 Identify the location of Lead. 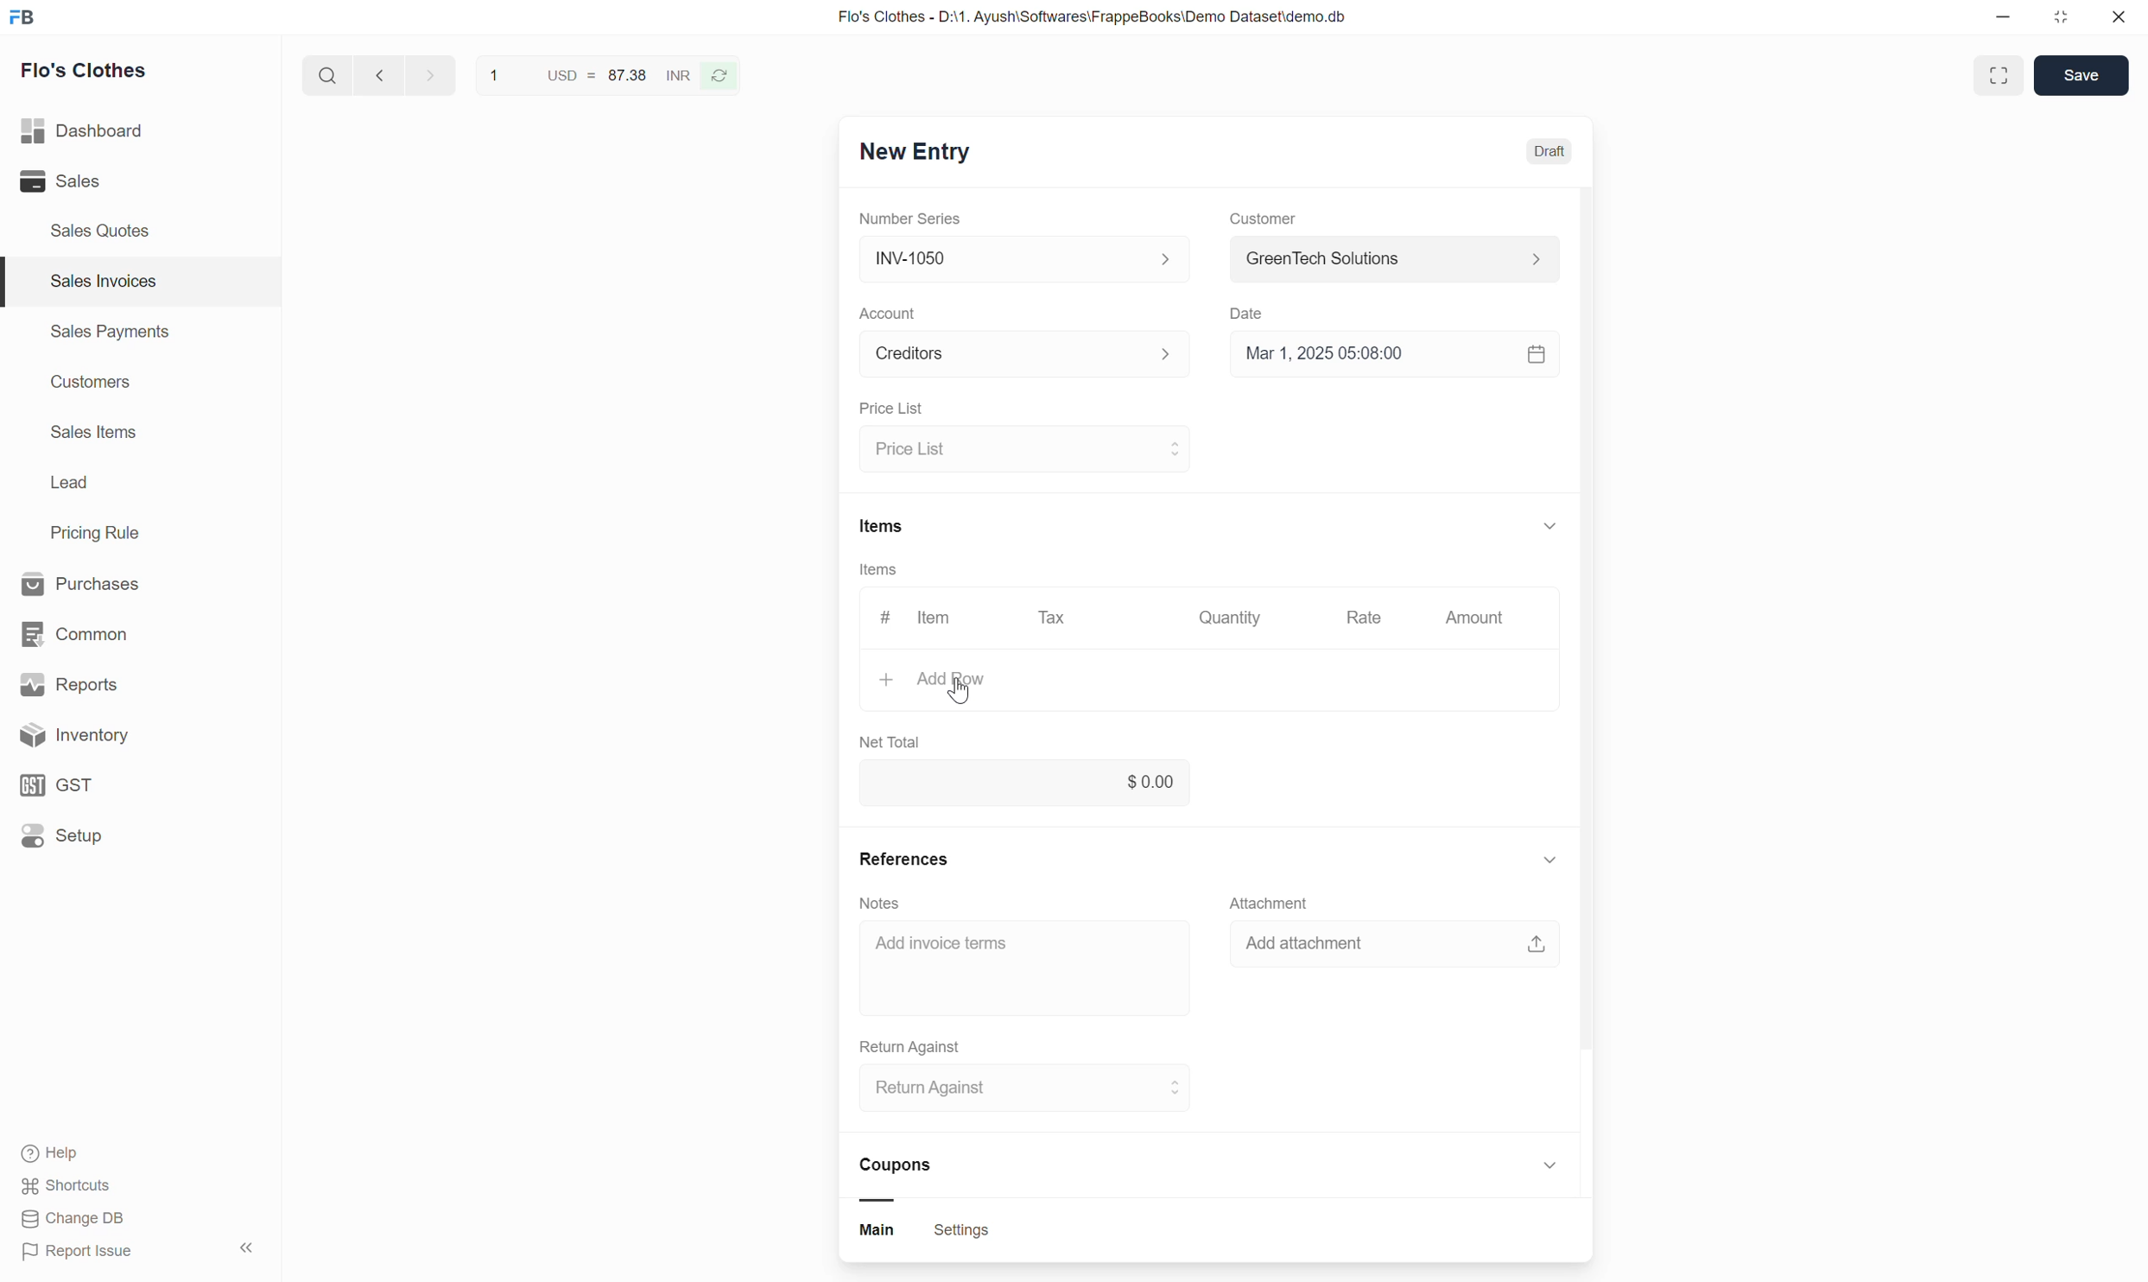
(69, 485).